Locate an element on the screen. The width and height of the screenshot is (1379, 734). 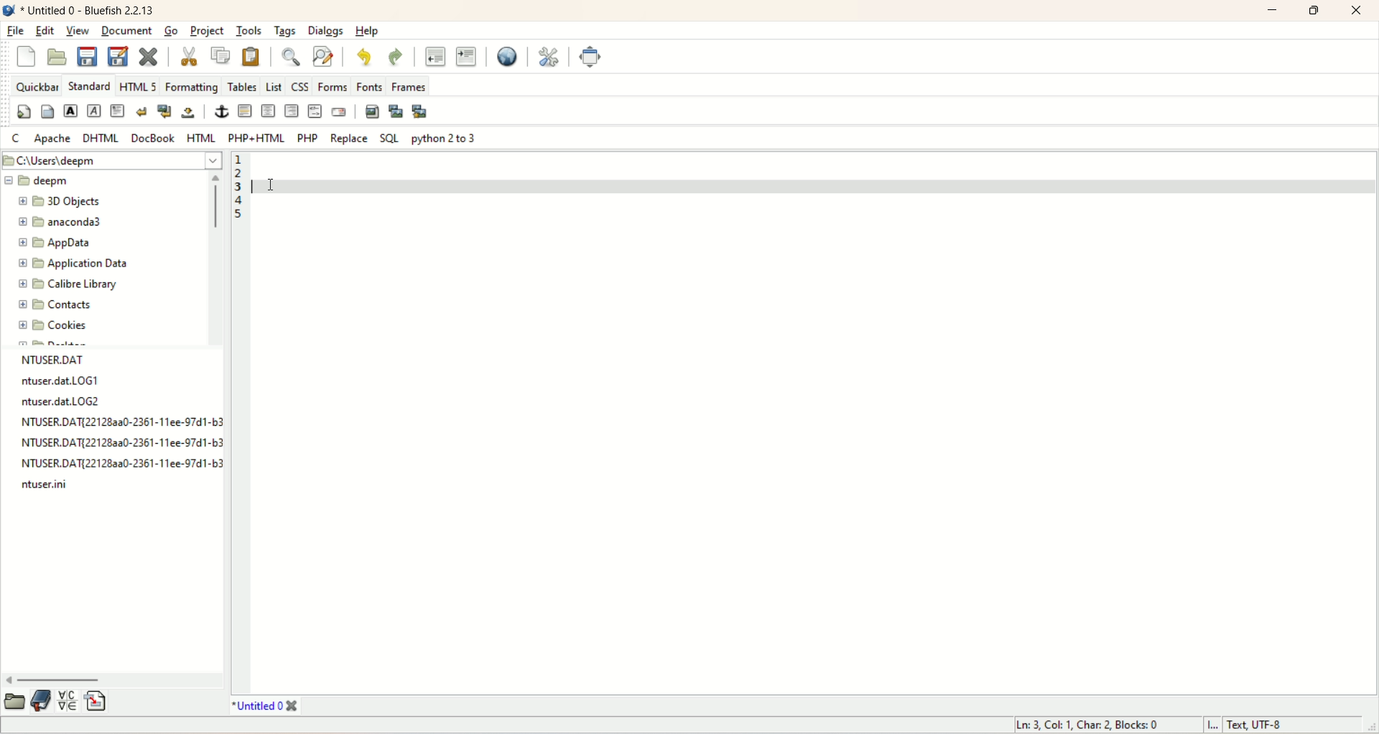
quickbar is located at coordinates (35, 88).